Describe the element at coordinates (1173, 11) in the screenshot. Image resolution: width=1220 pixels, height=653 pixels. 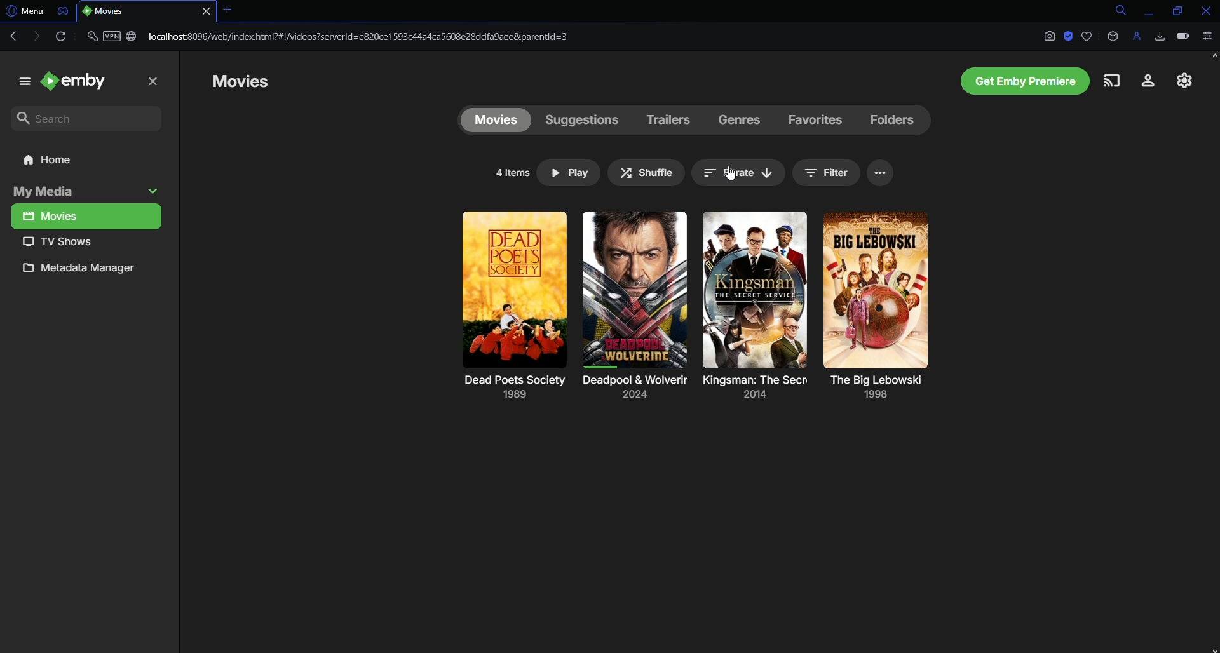
I see `Restore` at that location.